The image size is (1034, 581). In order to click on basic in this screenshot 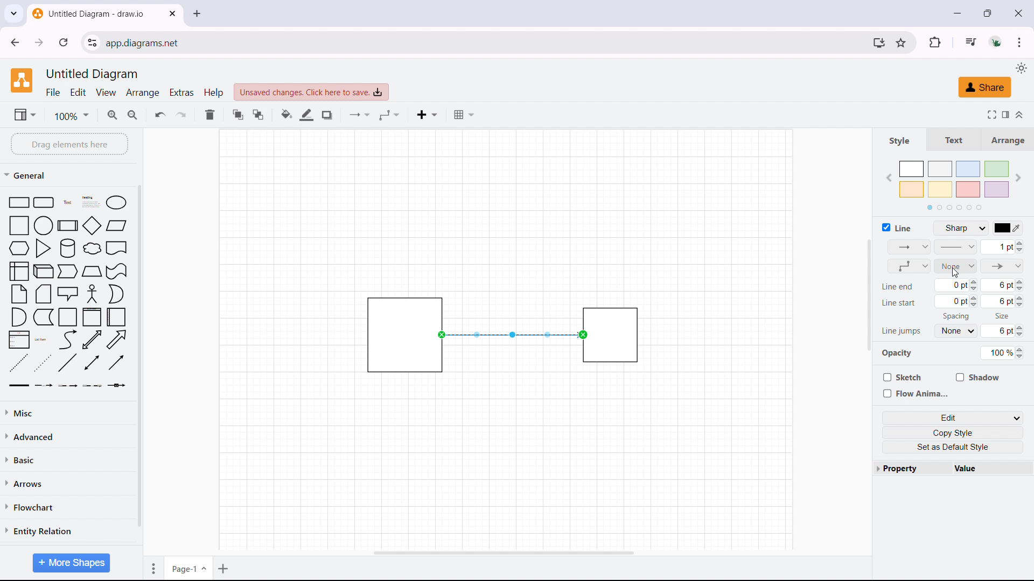, I will do `click(69, 458)`.